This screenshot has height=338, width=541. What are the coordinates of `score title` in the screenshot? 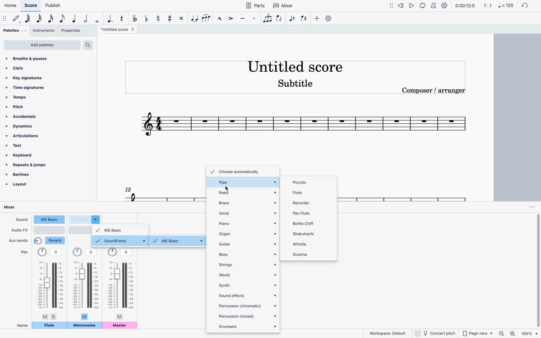 It's located at (117, 30).